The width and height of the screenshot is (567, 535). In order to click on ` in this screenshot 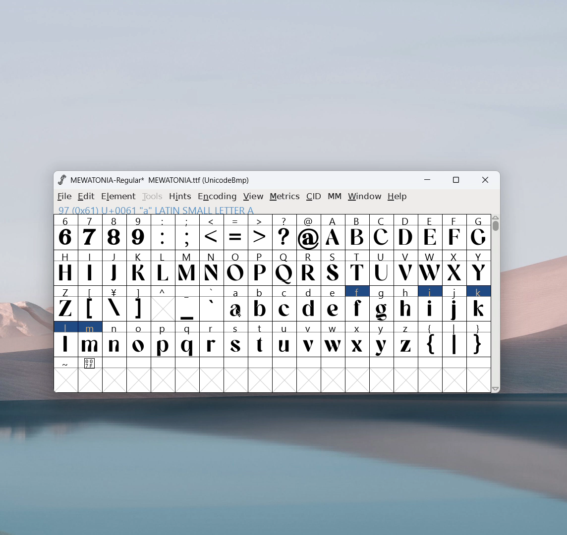, I will do `click(211, 304)`.